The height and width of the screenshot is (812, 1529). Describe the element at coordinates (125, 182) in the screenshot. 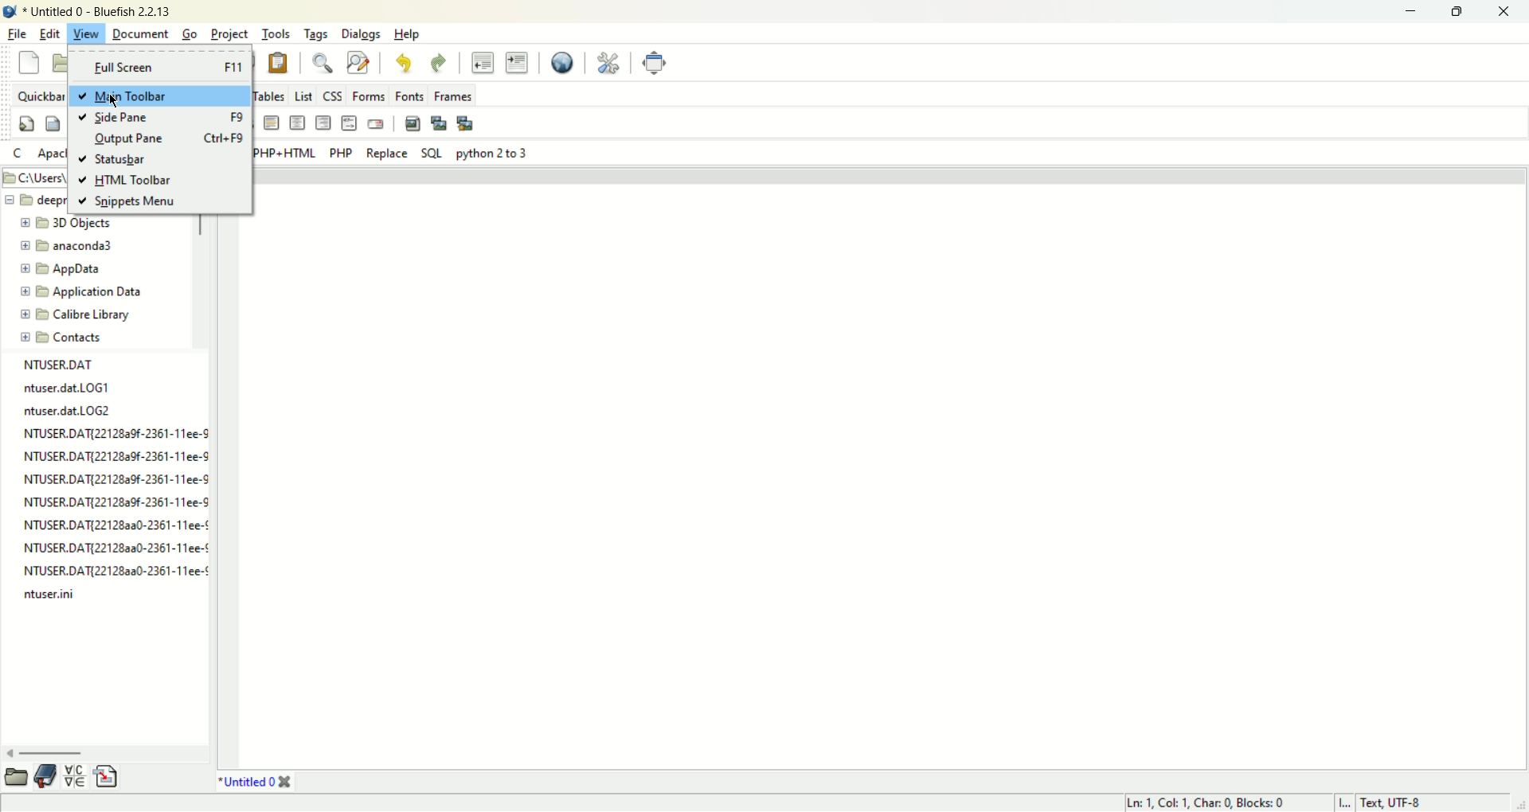

I see `HTML TOOLBAR` at that location.